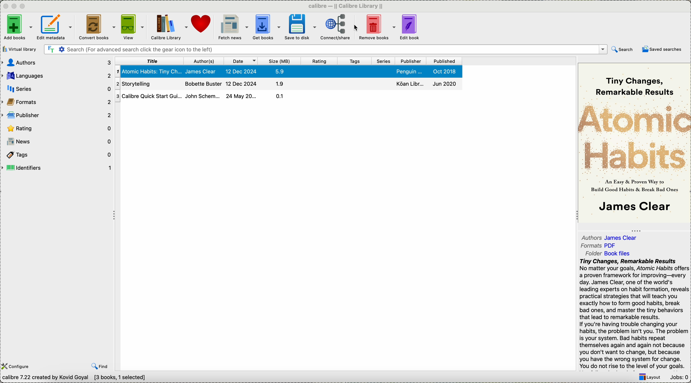 This screenshot has height=383, width=691. What do you see at coordinates (100, 366) in the screenshot?
I see `find` at bounding box center [100, 366].